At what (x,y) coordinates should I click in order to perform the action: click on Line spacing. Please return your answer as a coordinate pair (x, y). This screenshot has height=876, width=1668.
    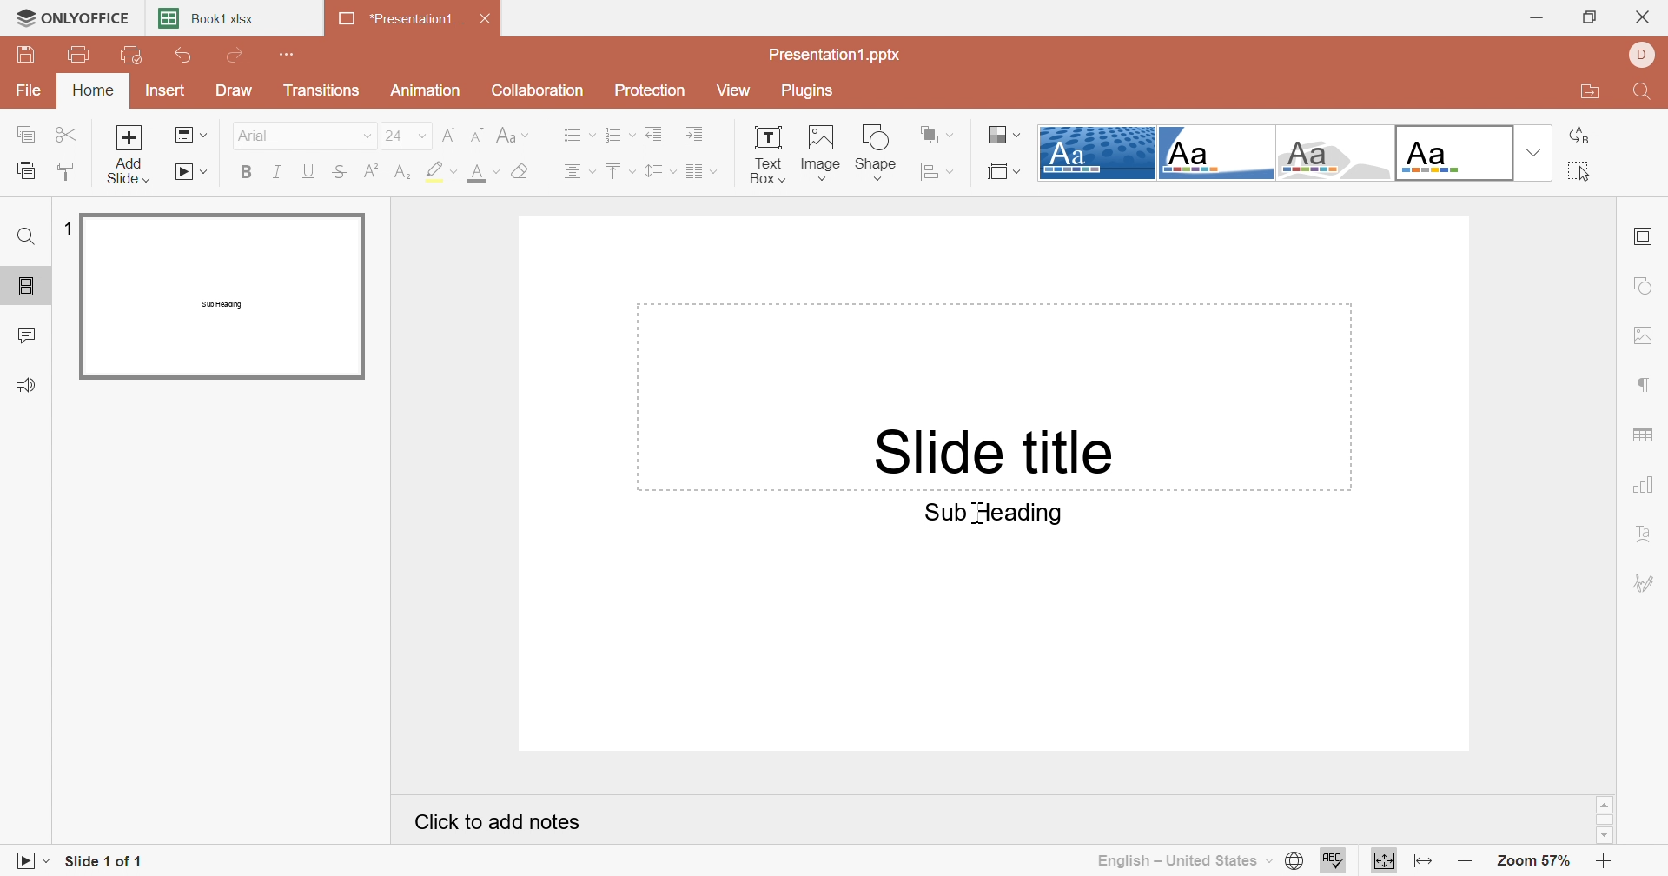
    Looking at the image, I should click on (661, 169).